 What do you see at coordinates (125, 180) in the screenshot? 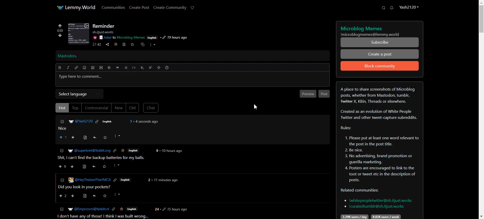
I see `English` at bounding box center [125, 180].